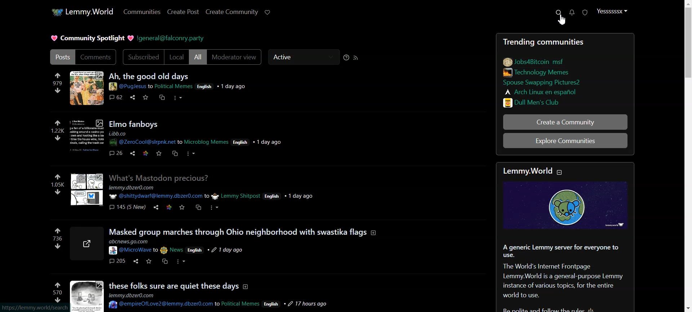  Describe the element at coordinates (559, 13) in the screenshot. I see `Search` at that location.